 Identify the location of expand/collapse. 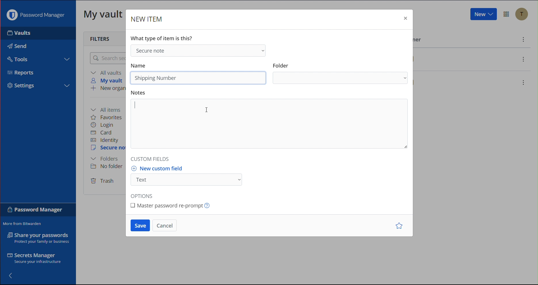
(68, 85).